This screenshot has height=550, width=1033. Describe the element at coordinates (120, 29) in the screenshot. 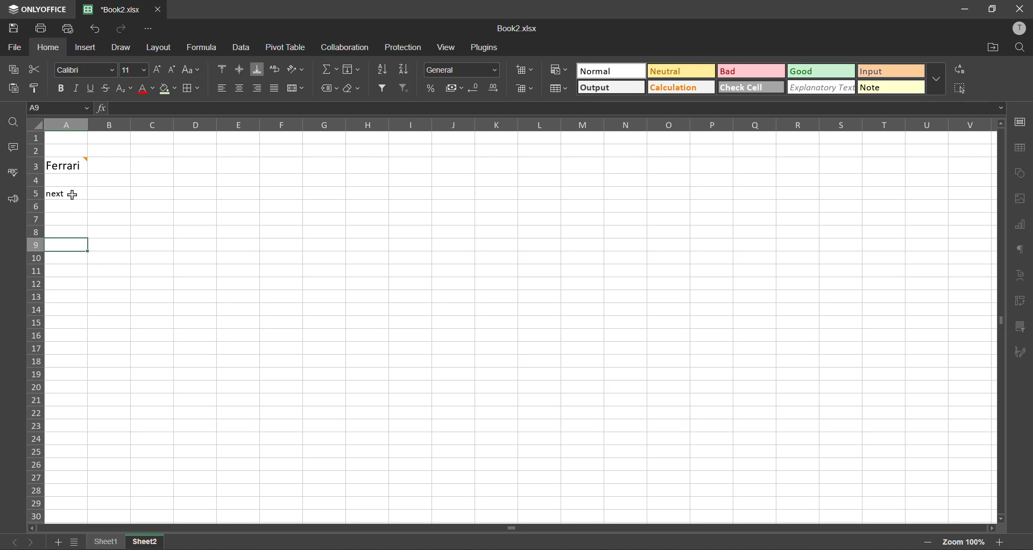

I see `redo` at that location.